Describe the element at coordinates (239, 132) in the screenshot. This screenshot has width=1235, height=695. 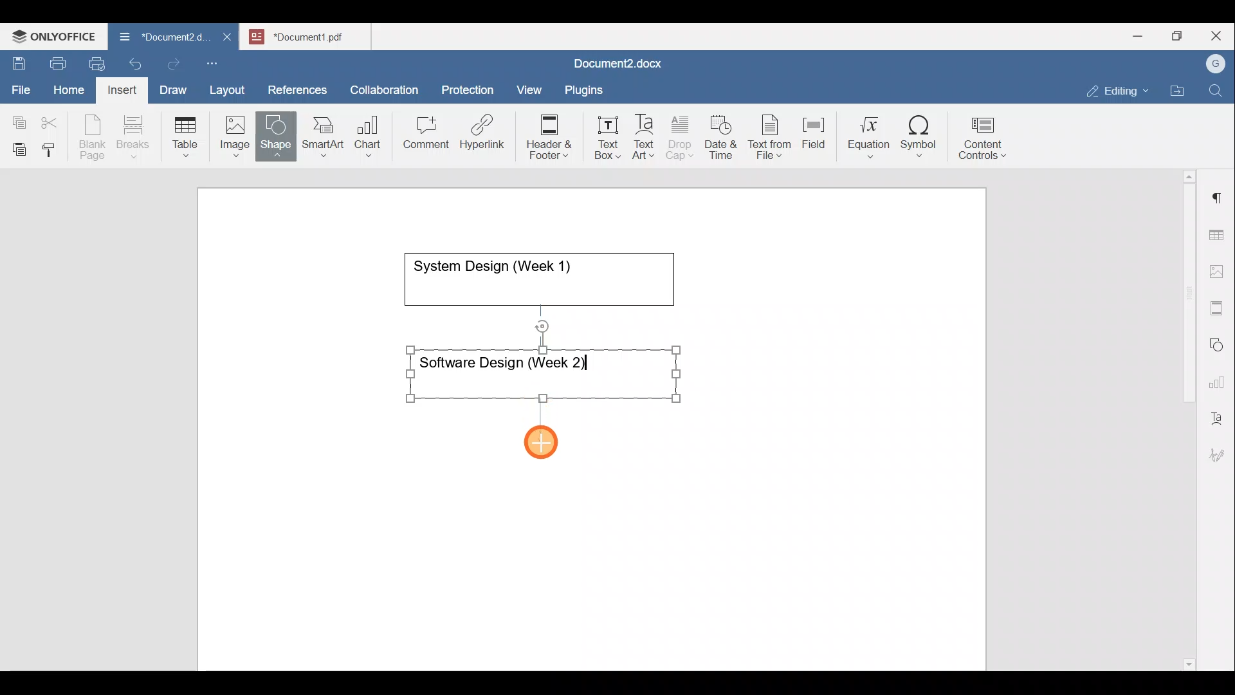
I see `Image` at that location.